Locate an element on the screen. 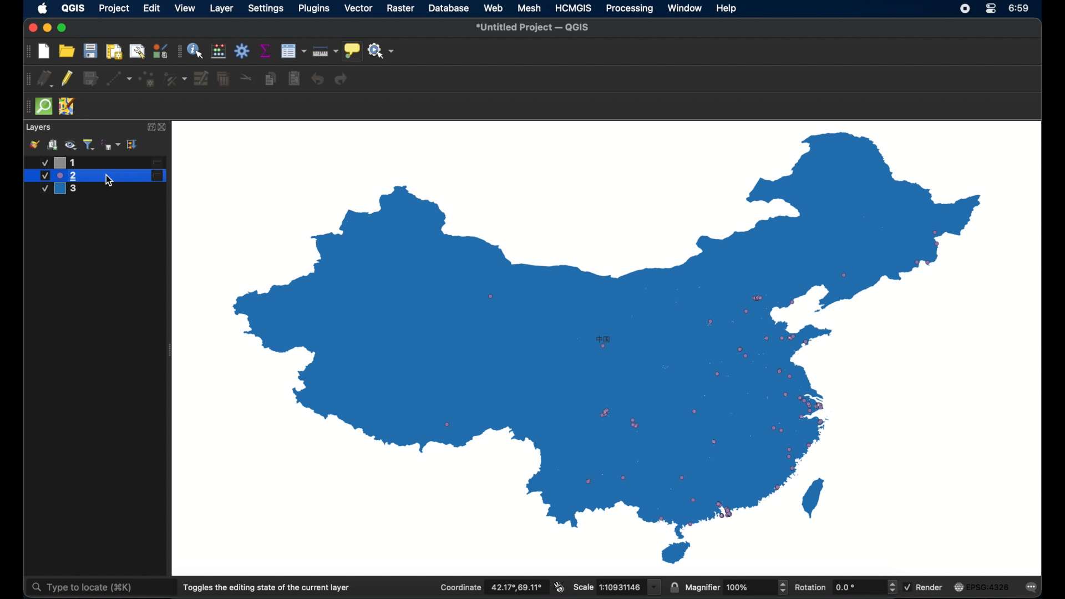 This screenshot has width=1065, height=599. add point feature is located at coordinates (148, 79).